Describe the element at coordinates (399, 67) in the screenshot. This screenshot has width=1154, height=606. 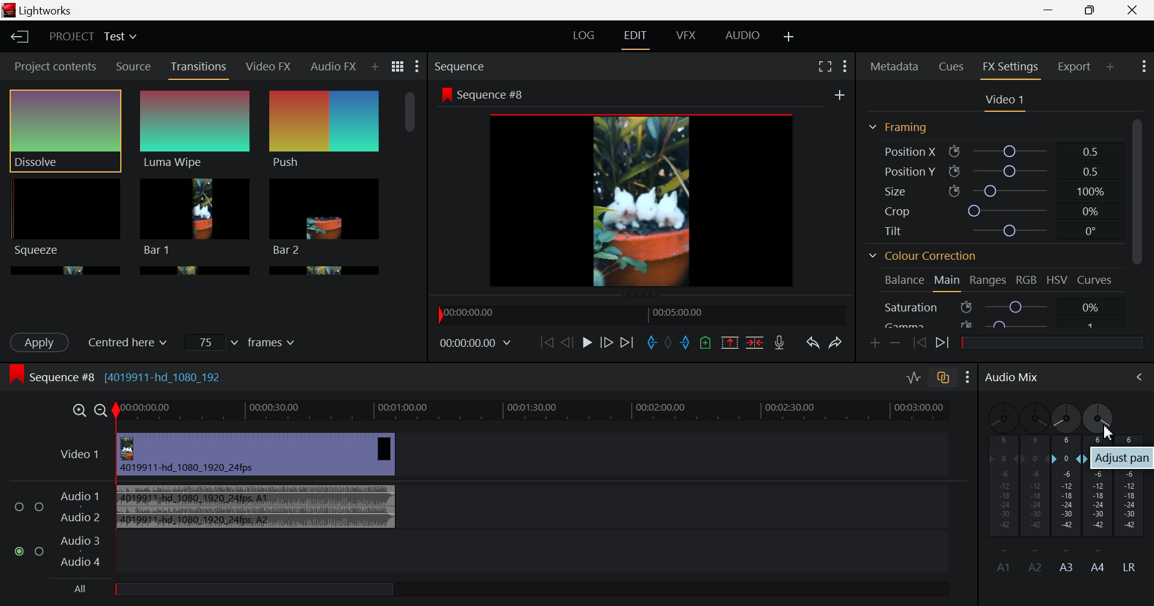
I see `Toggle list and title view` at that location.